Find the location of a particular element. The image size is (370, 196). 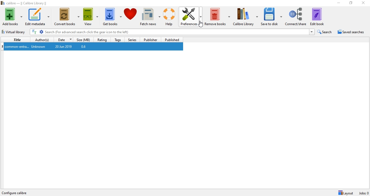

Edit book is located at coordinates (320, 16).